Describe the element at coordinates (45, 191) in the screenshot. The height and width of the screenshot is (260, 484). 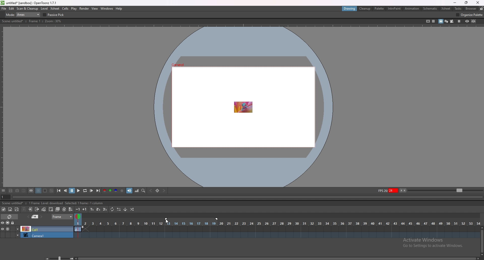
I see `white background` at that location.